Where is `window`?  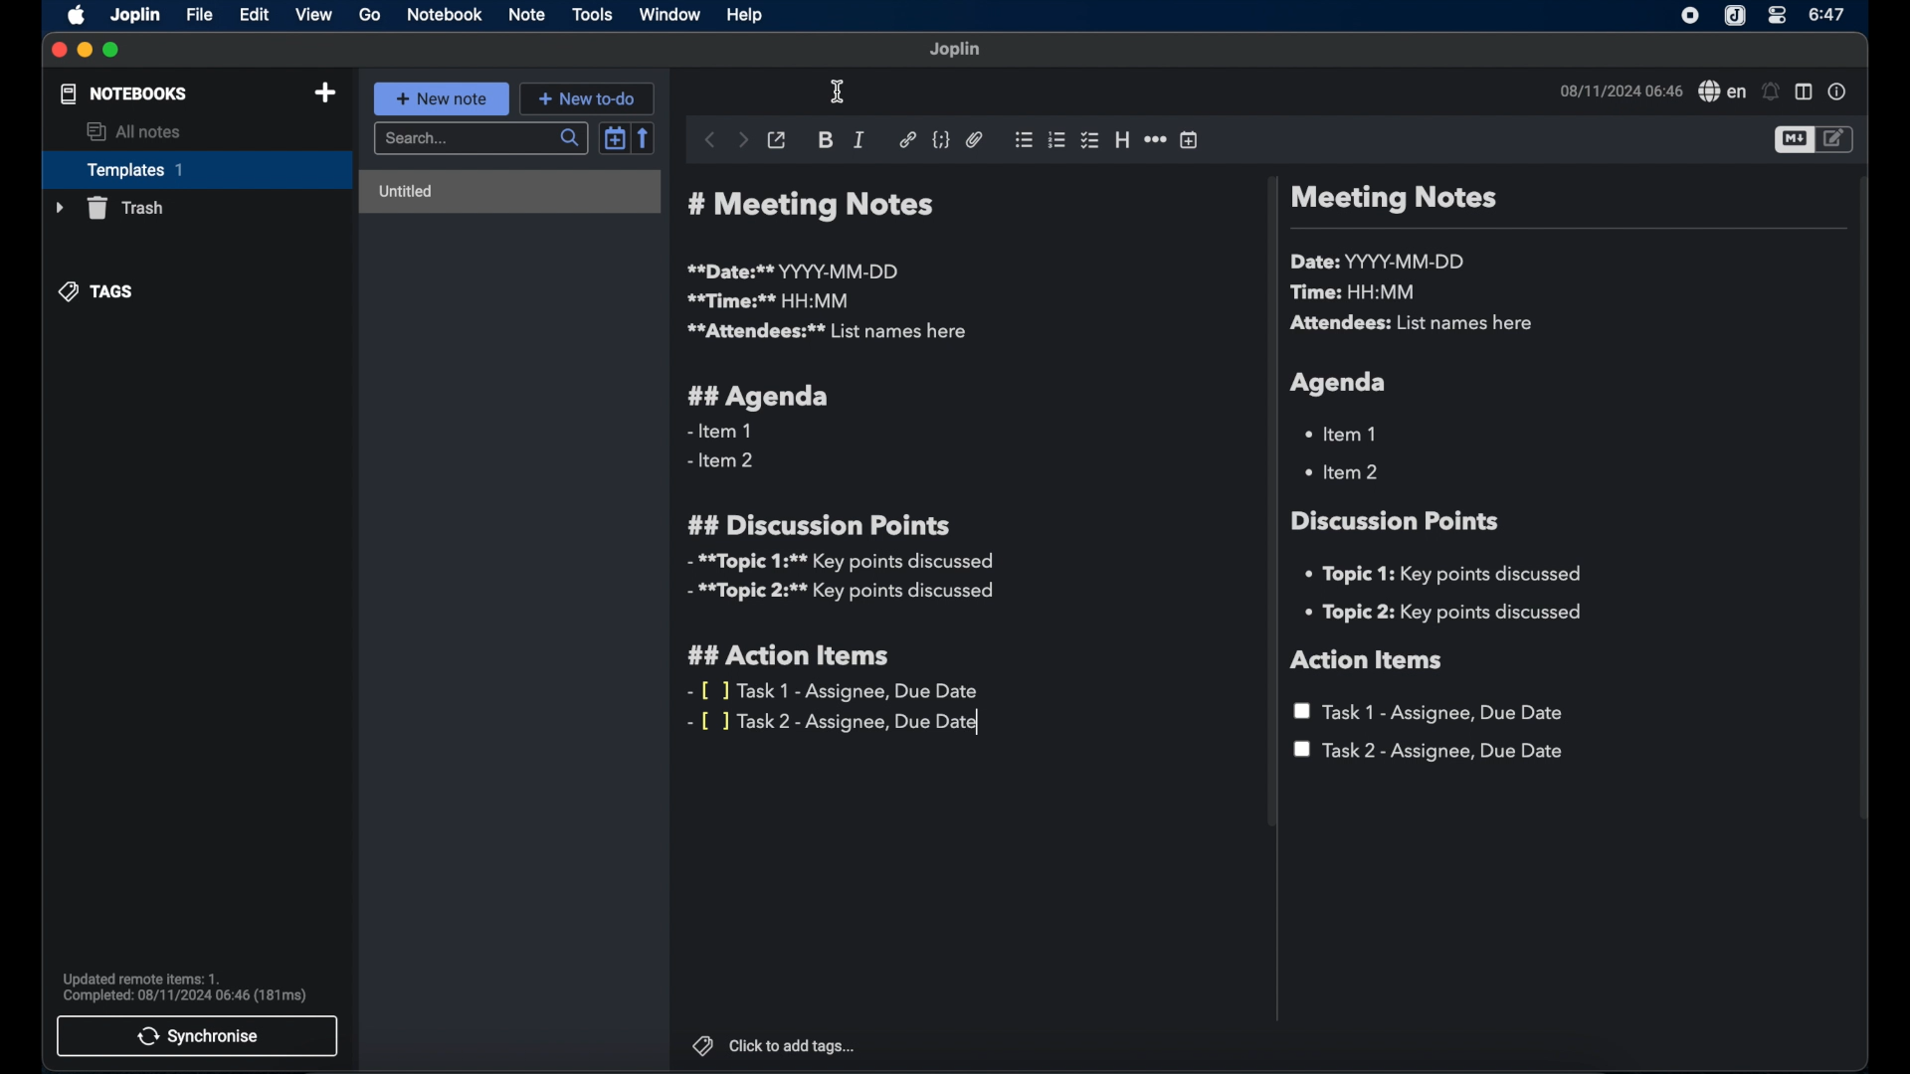 window is located at coordinates (670, 16).